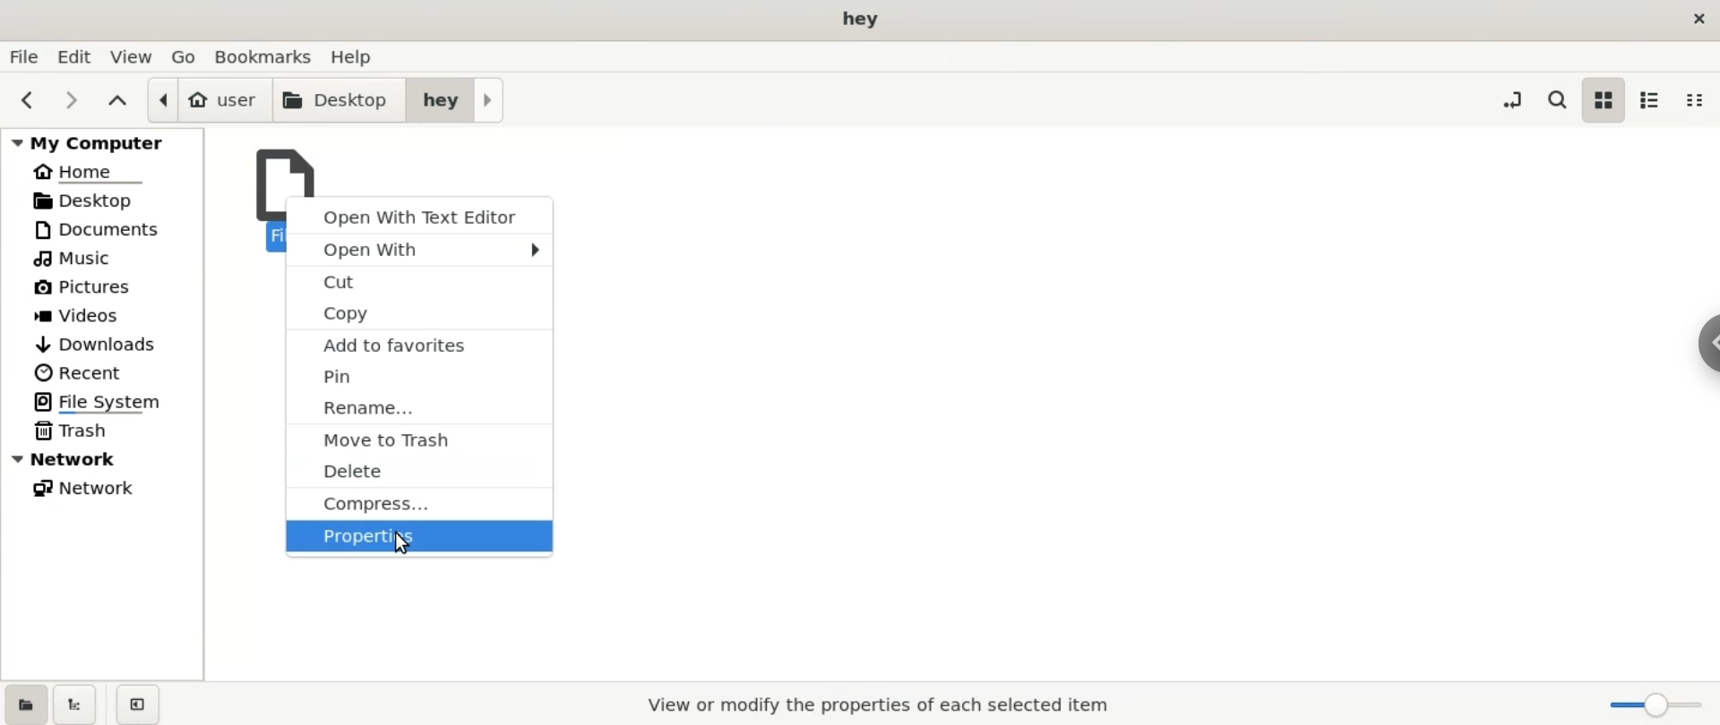 Image resolution: width=1720 pixels, height=725 pixels. Describe the element at coordinates (421, 311) in the screenshot. I see `copy` at that location.